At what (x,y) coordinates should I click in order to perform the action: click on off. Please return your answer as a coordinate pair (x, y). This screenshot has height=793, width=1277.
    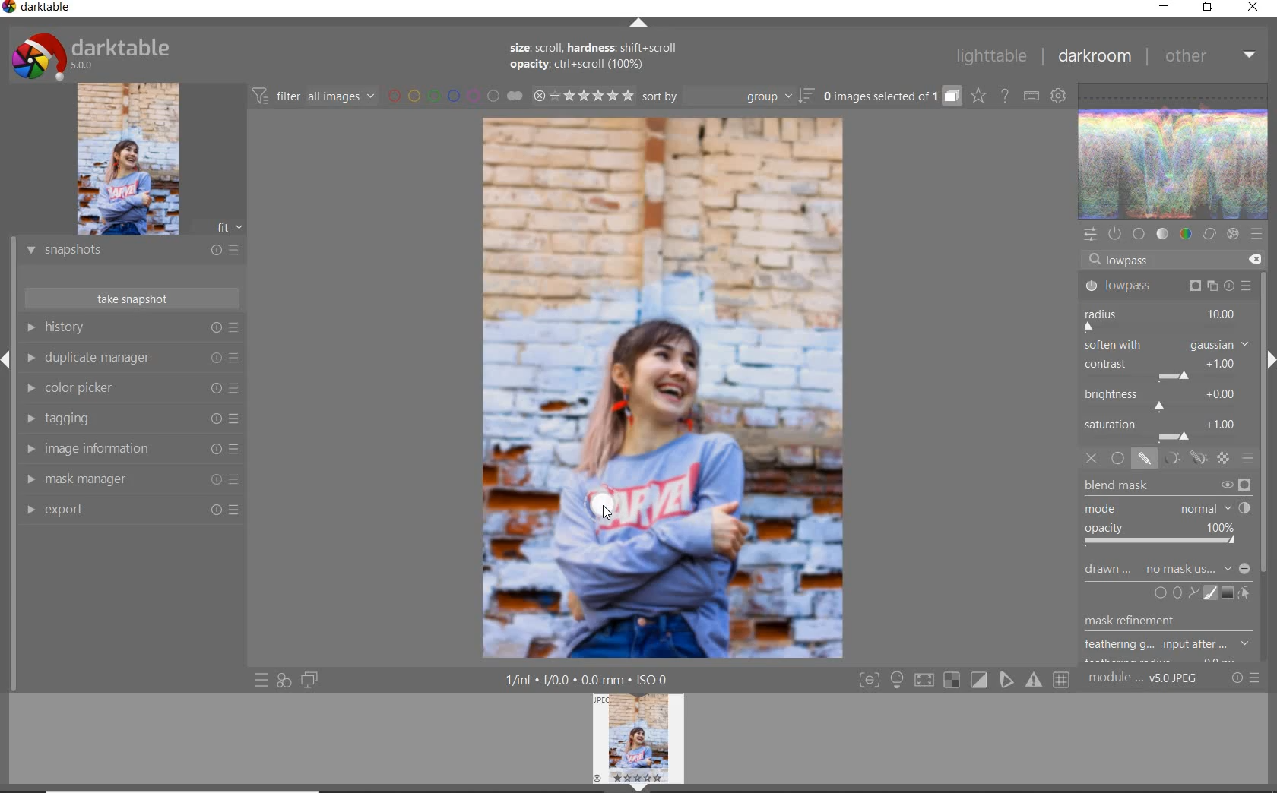
    Looking at the image, I should click on (1094, 460).